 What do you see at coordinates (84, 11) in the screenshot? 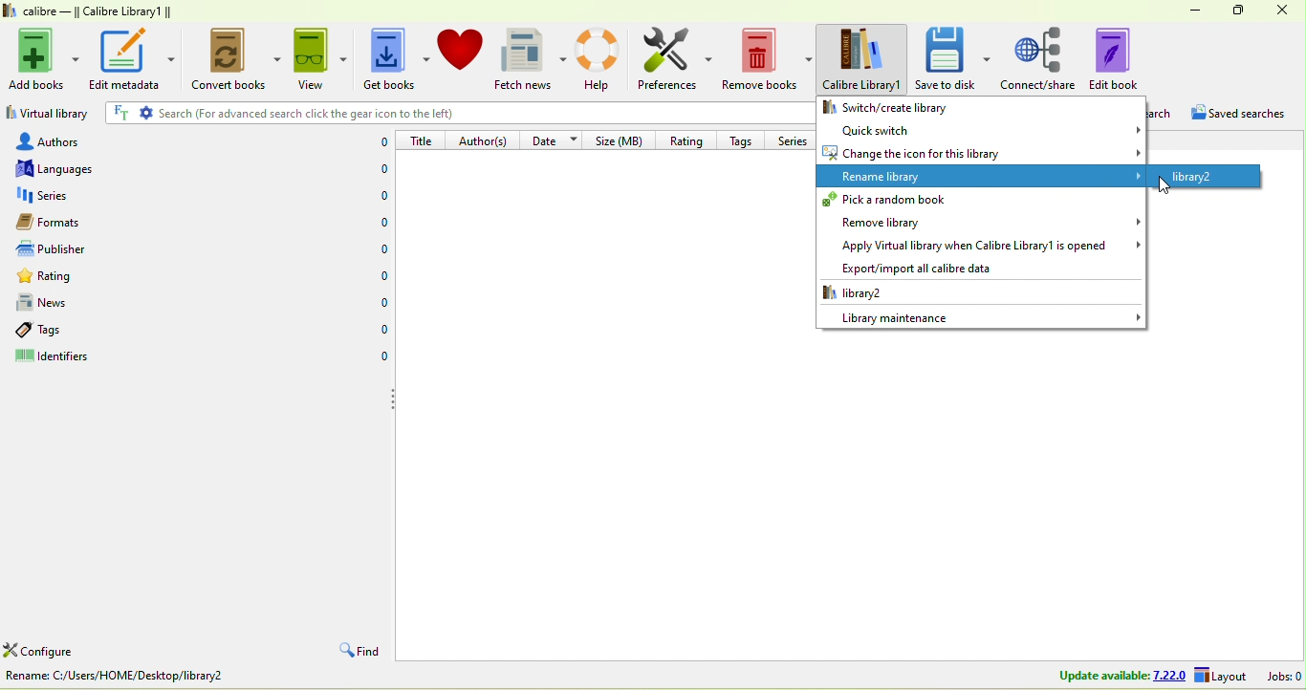
I see `calibre — Calibre Library` at bounding box center [84, 11].